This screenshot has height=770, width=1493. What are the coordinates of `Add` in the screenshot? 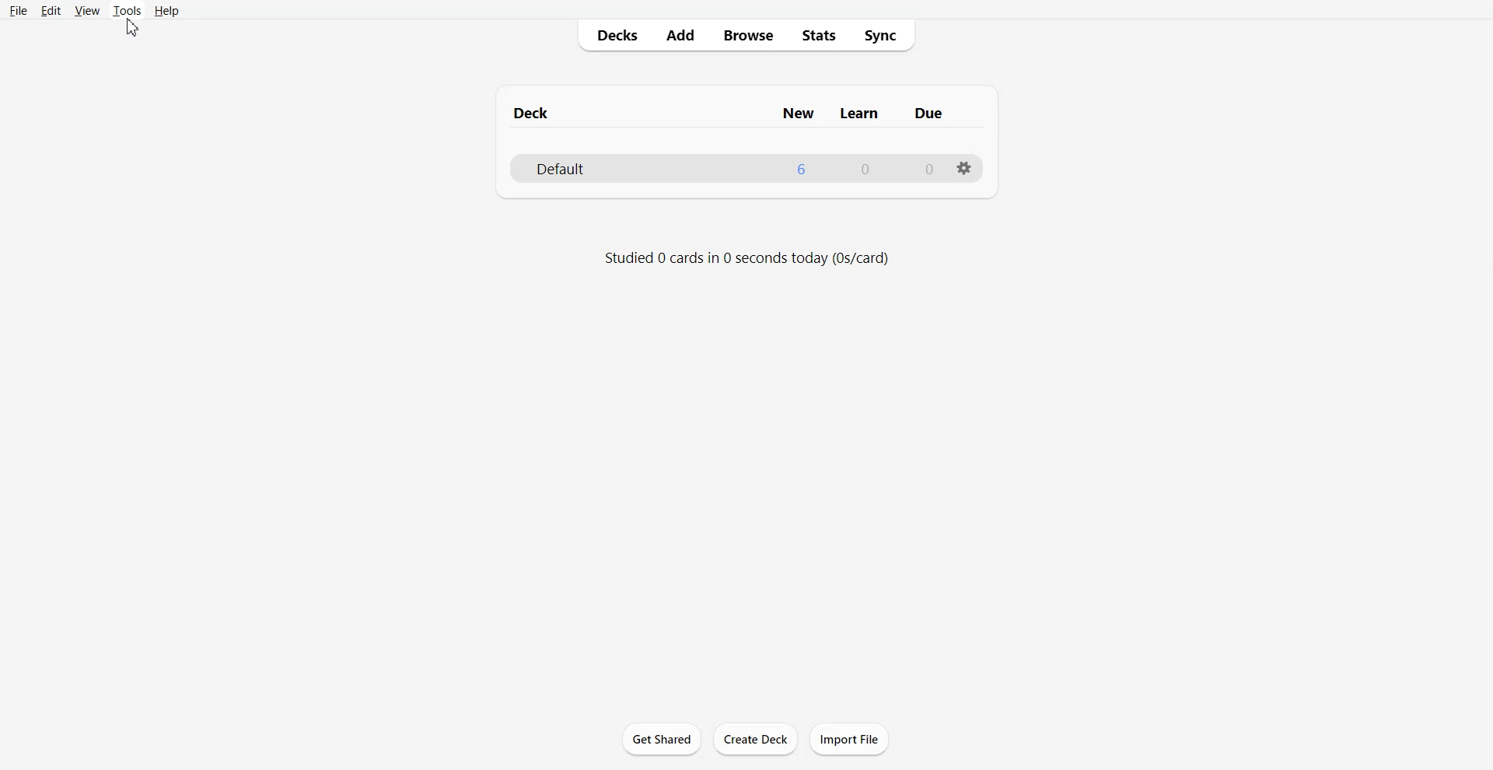 It's located at (679, 35).